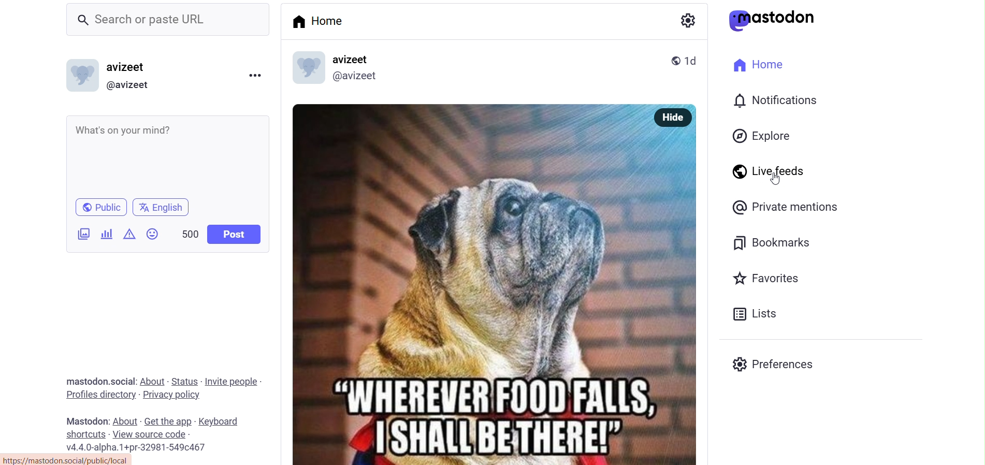  Describe the element at coordinates (255, 76) in the screenshot. I see `more` at that location.